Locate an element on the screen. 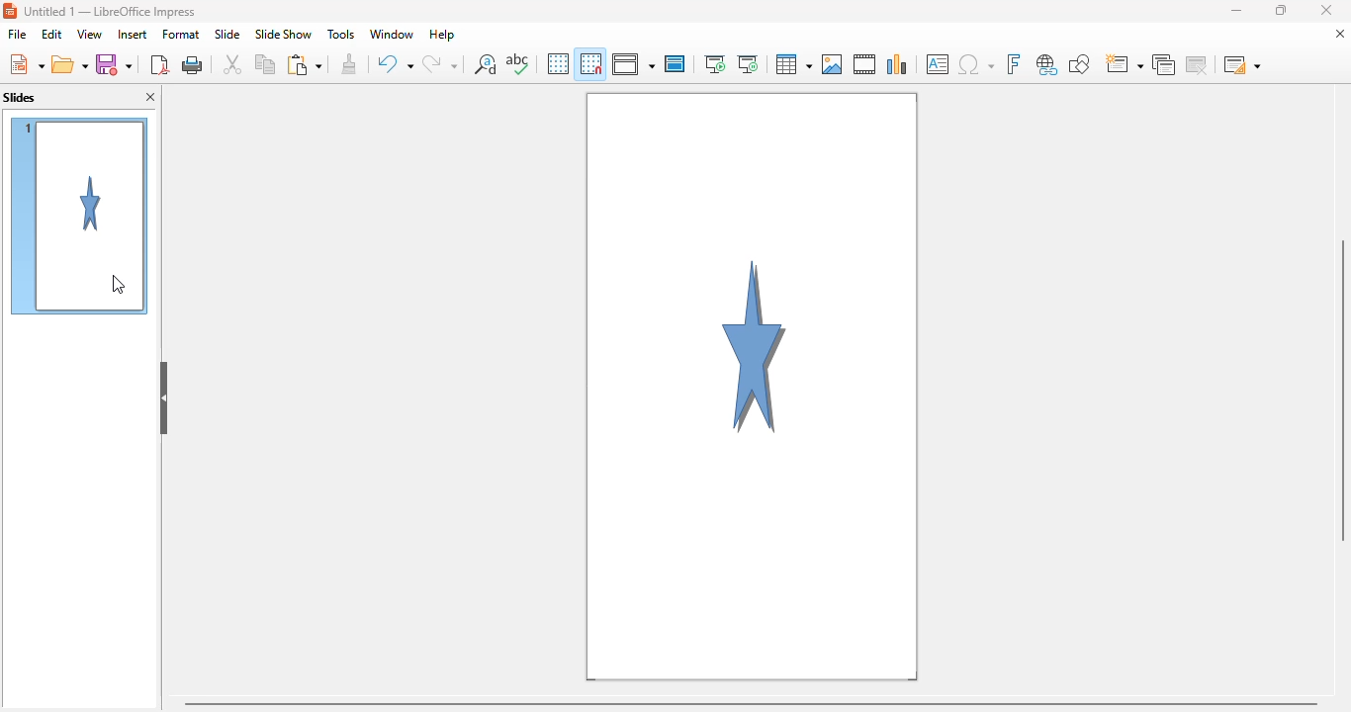 The width and height of the screenshot is (1351, 712). close is located at coordinates (1326, 10).